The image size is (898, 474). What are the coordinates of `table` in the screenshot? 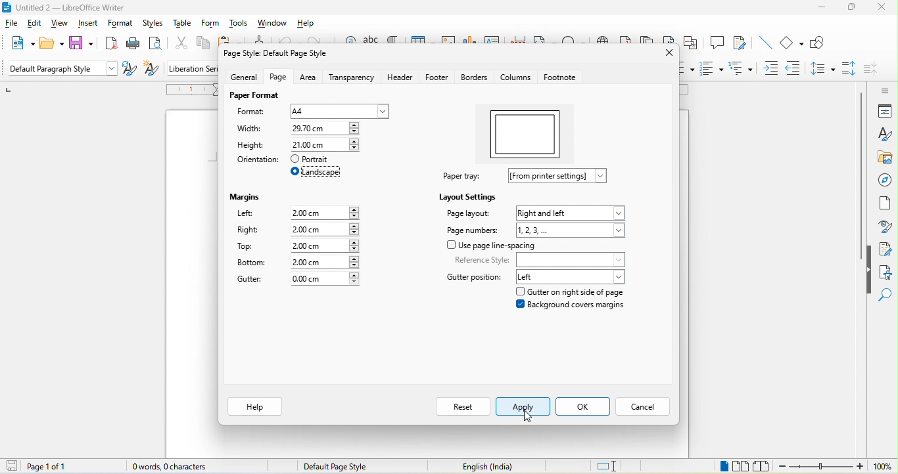 It's located at (184, 24).